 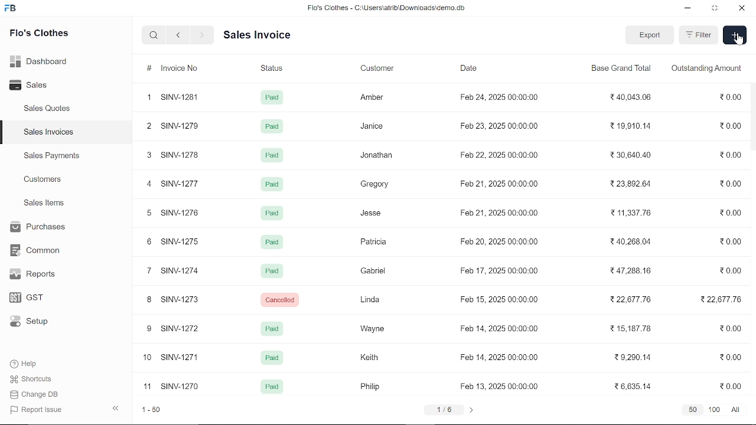 I want to click on Outstanding Amount, so click(x=706, y=68).